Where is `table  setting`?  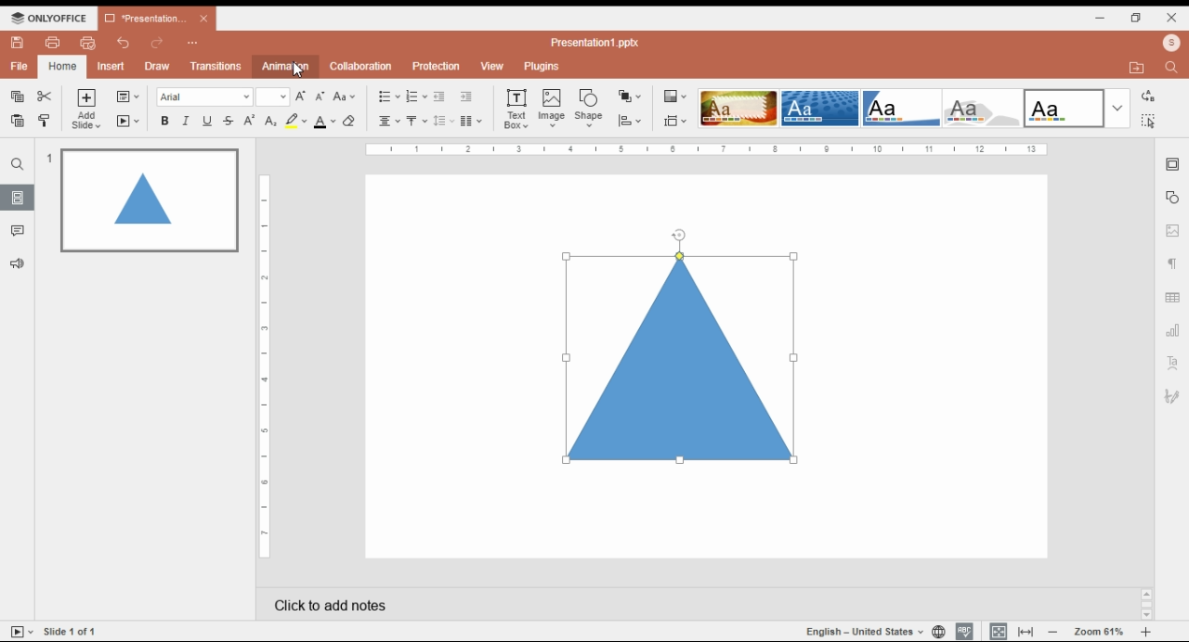 table  setting is located at coordinates (1170, 296).